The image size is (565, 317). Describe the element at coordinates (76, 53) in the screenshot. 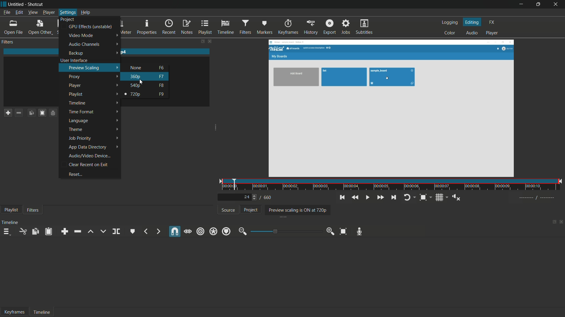

I see `backup` at that location.